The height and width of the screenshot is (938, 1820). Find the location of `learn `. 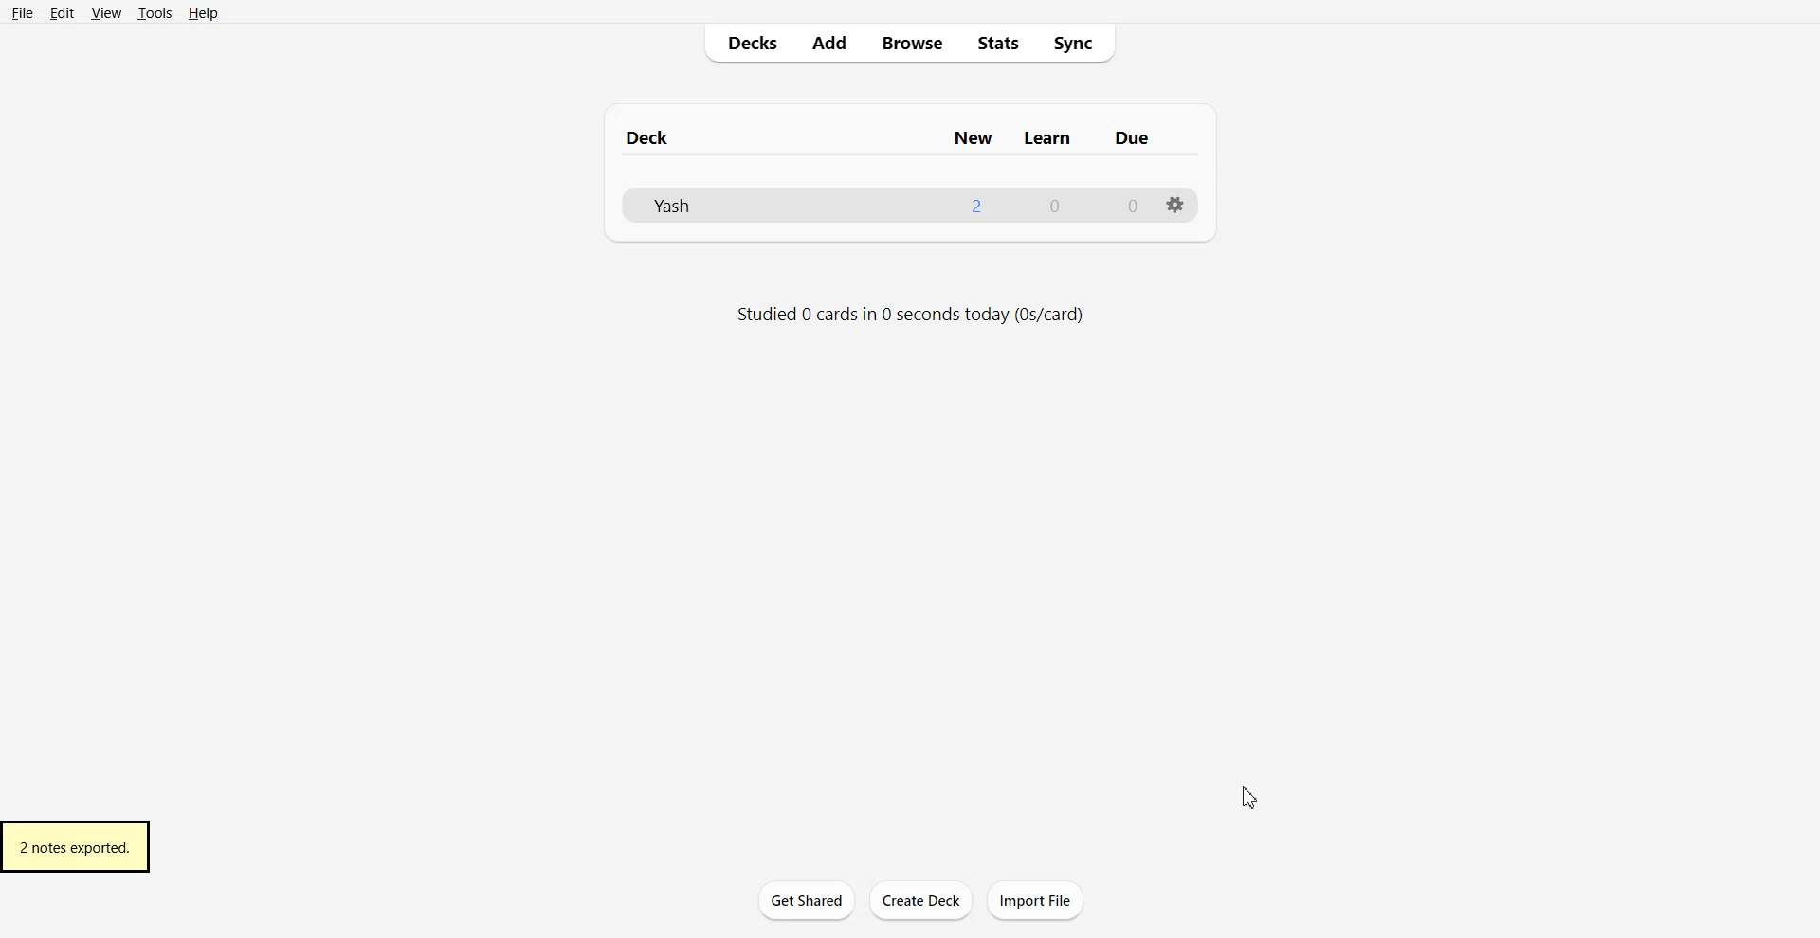

learn  is located at coordinates (1049, 138).